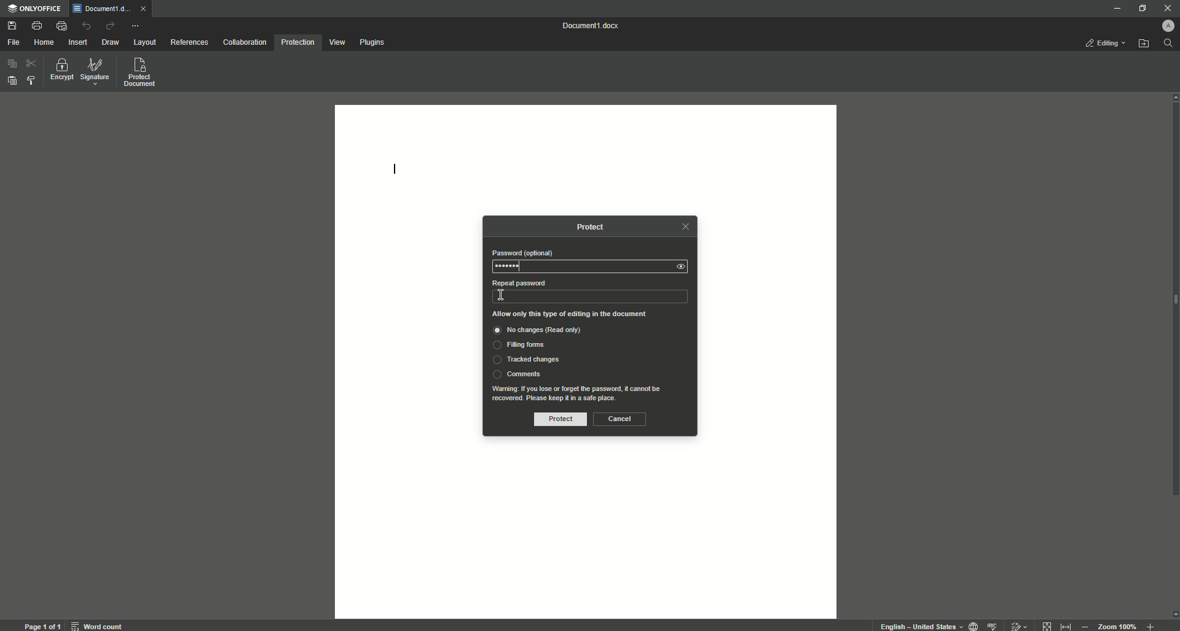 The width and height of the screenshot is (1180, 631). Describe the element at coordinates (1173, 329) in the screenshot. I see `Scroll` at that location.